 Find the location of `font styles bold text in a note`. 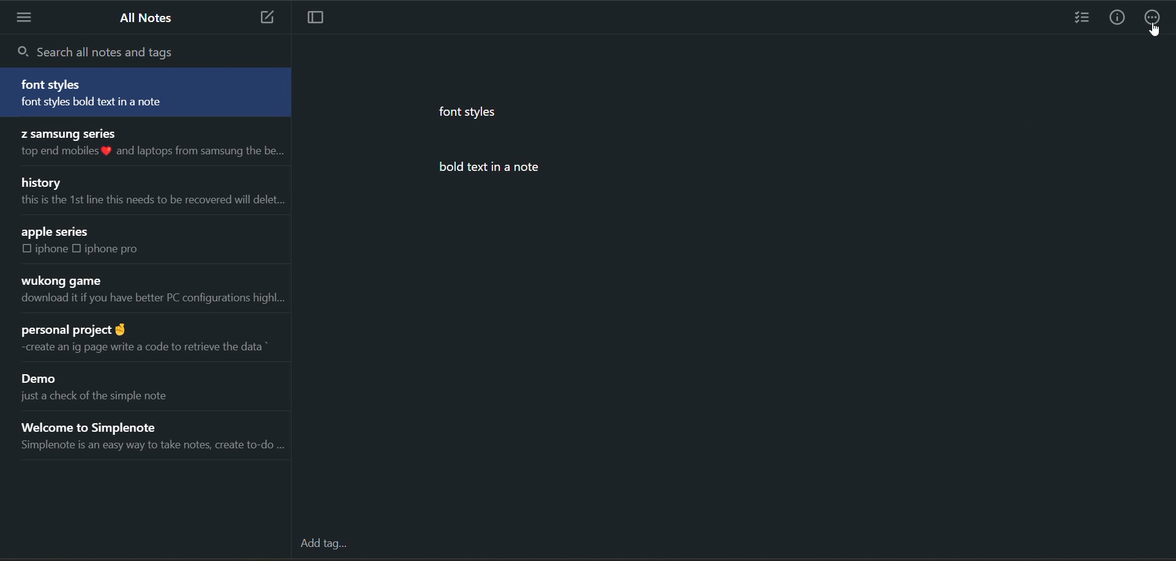

font styles bold text in a note is located at coordinates (115, 104).